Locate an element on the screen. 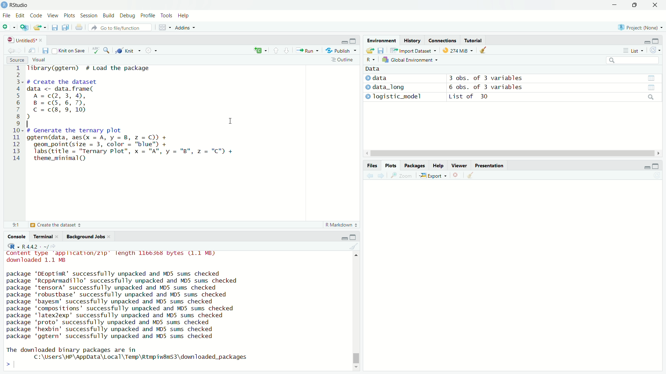  abc is located at coordinates (96, 52).